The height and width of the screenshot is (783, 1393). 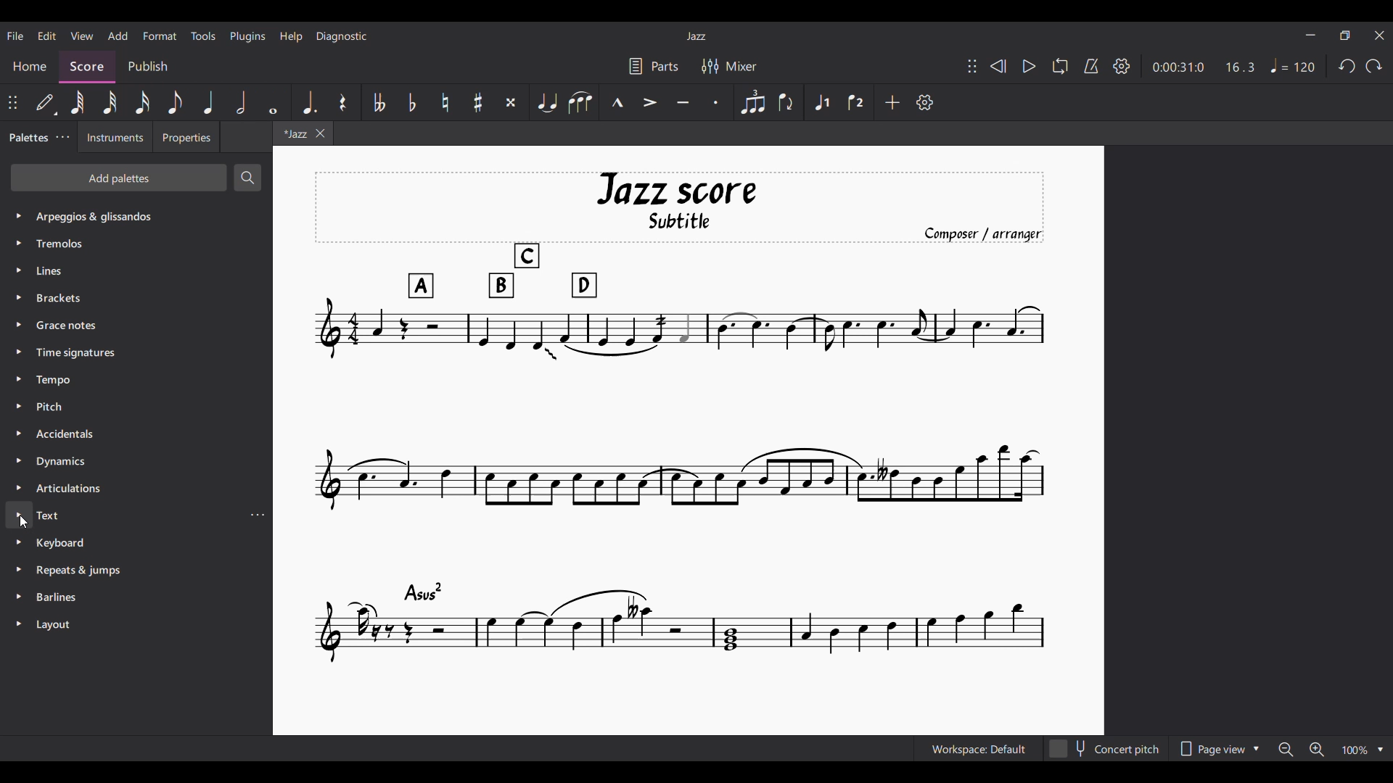 I want to click on Marcato, so click(x=618, y=101).